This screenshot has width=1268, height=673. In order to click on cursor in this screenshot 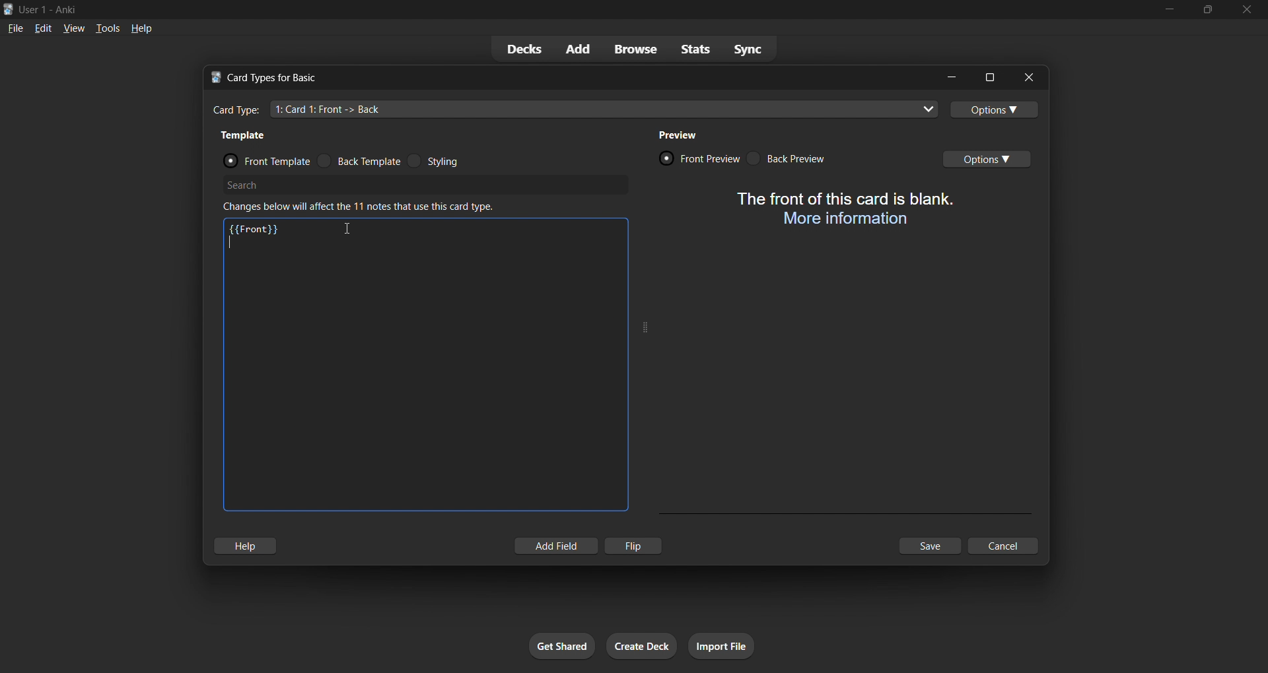, I will do `click(348, 229)`.